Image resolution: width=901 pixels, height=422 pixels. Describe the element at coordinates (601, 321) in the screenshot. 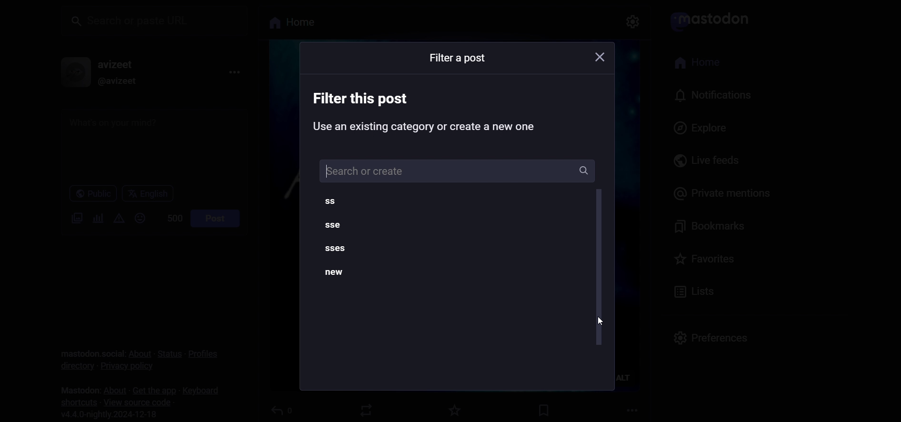

I see `Cursor` at that location.